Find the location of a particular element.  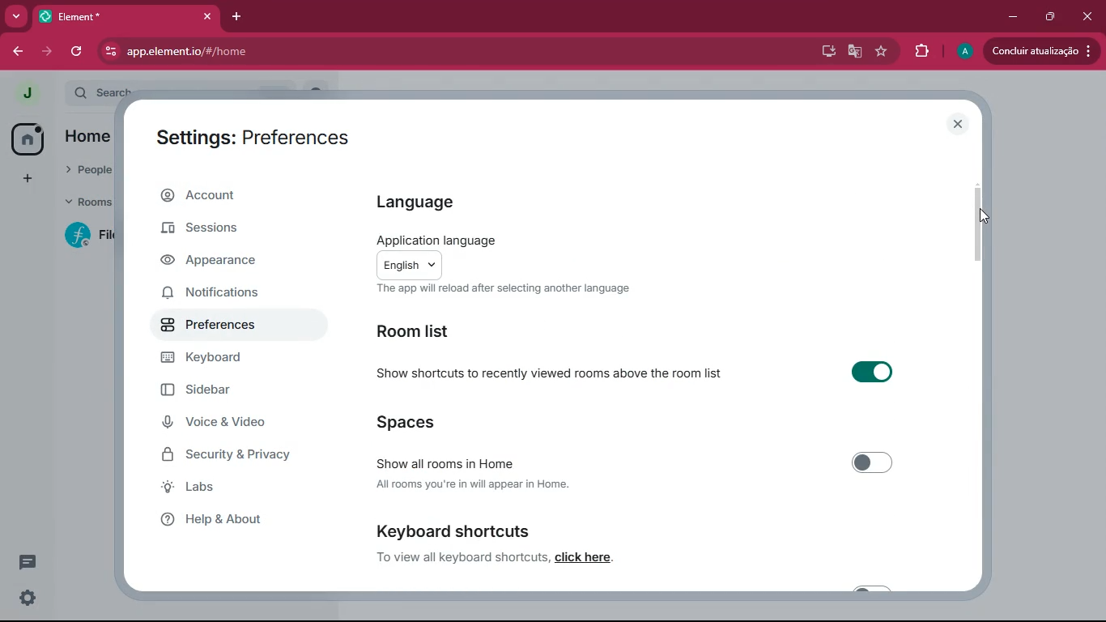

profile picture is located at coordinates (965, 51).